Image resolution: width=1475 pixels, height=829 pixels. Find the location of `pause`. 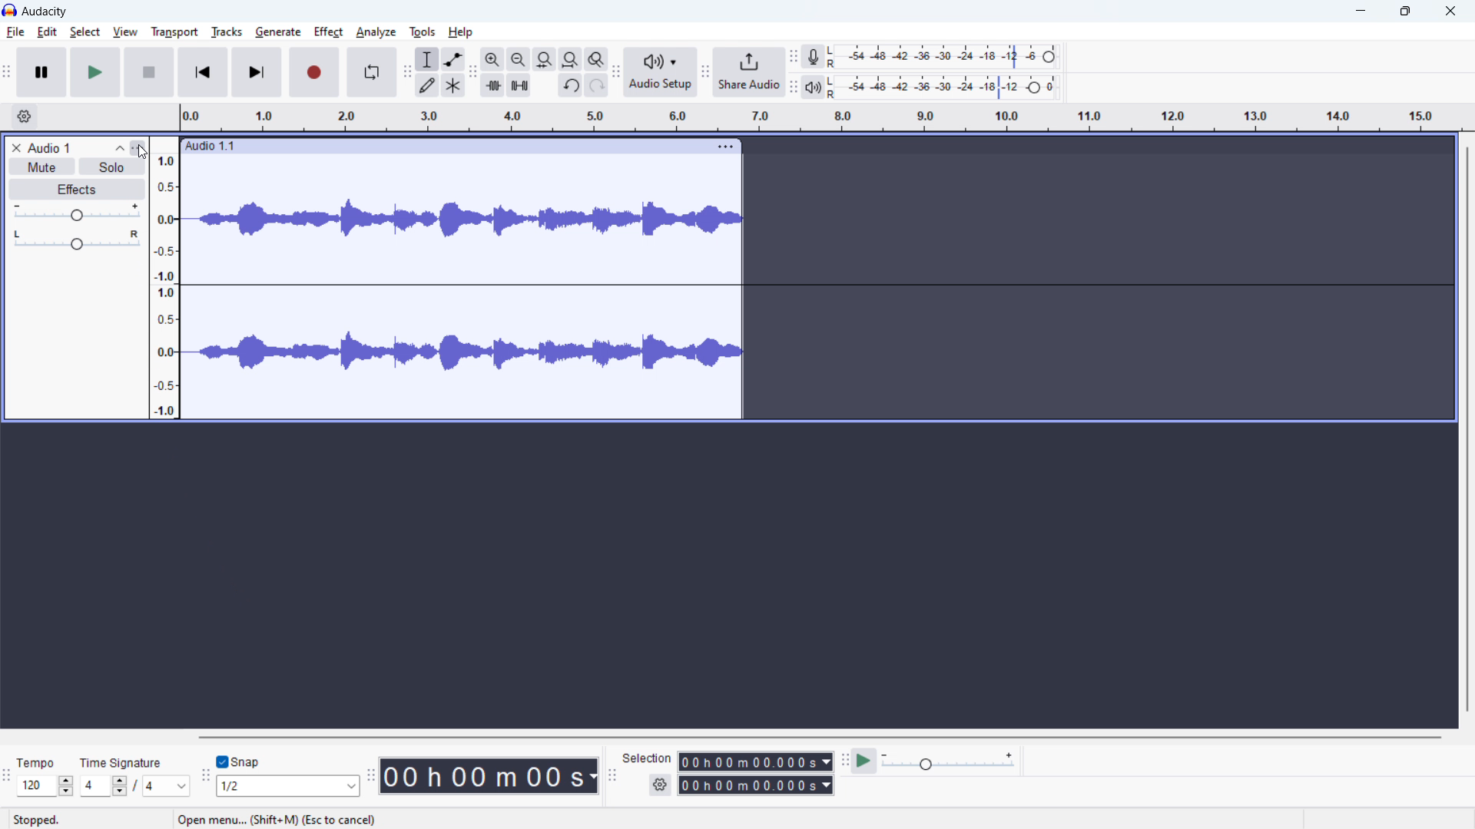

pause is located at coordinates (42, 72).